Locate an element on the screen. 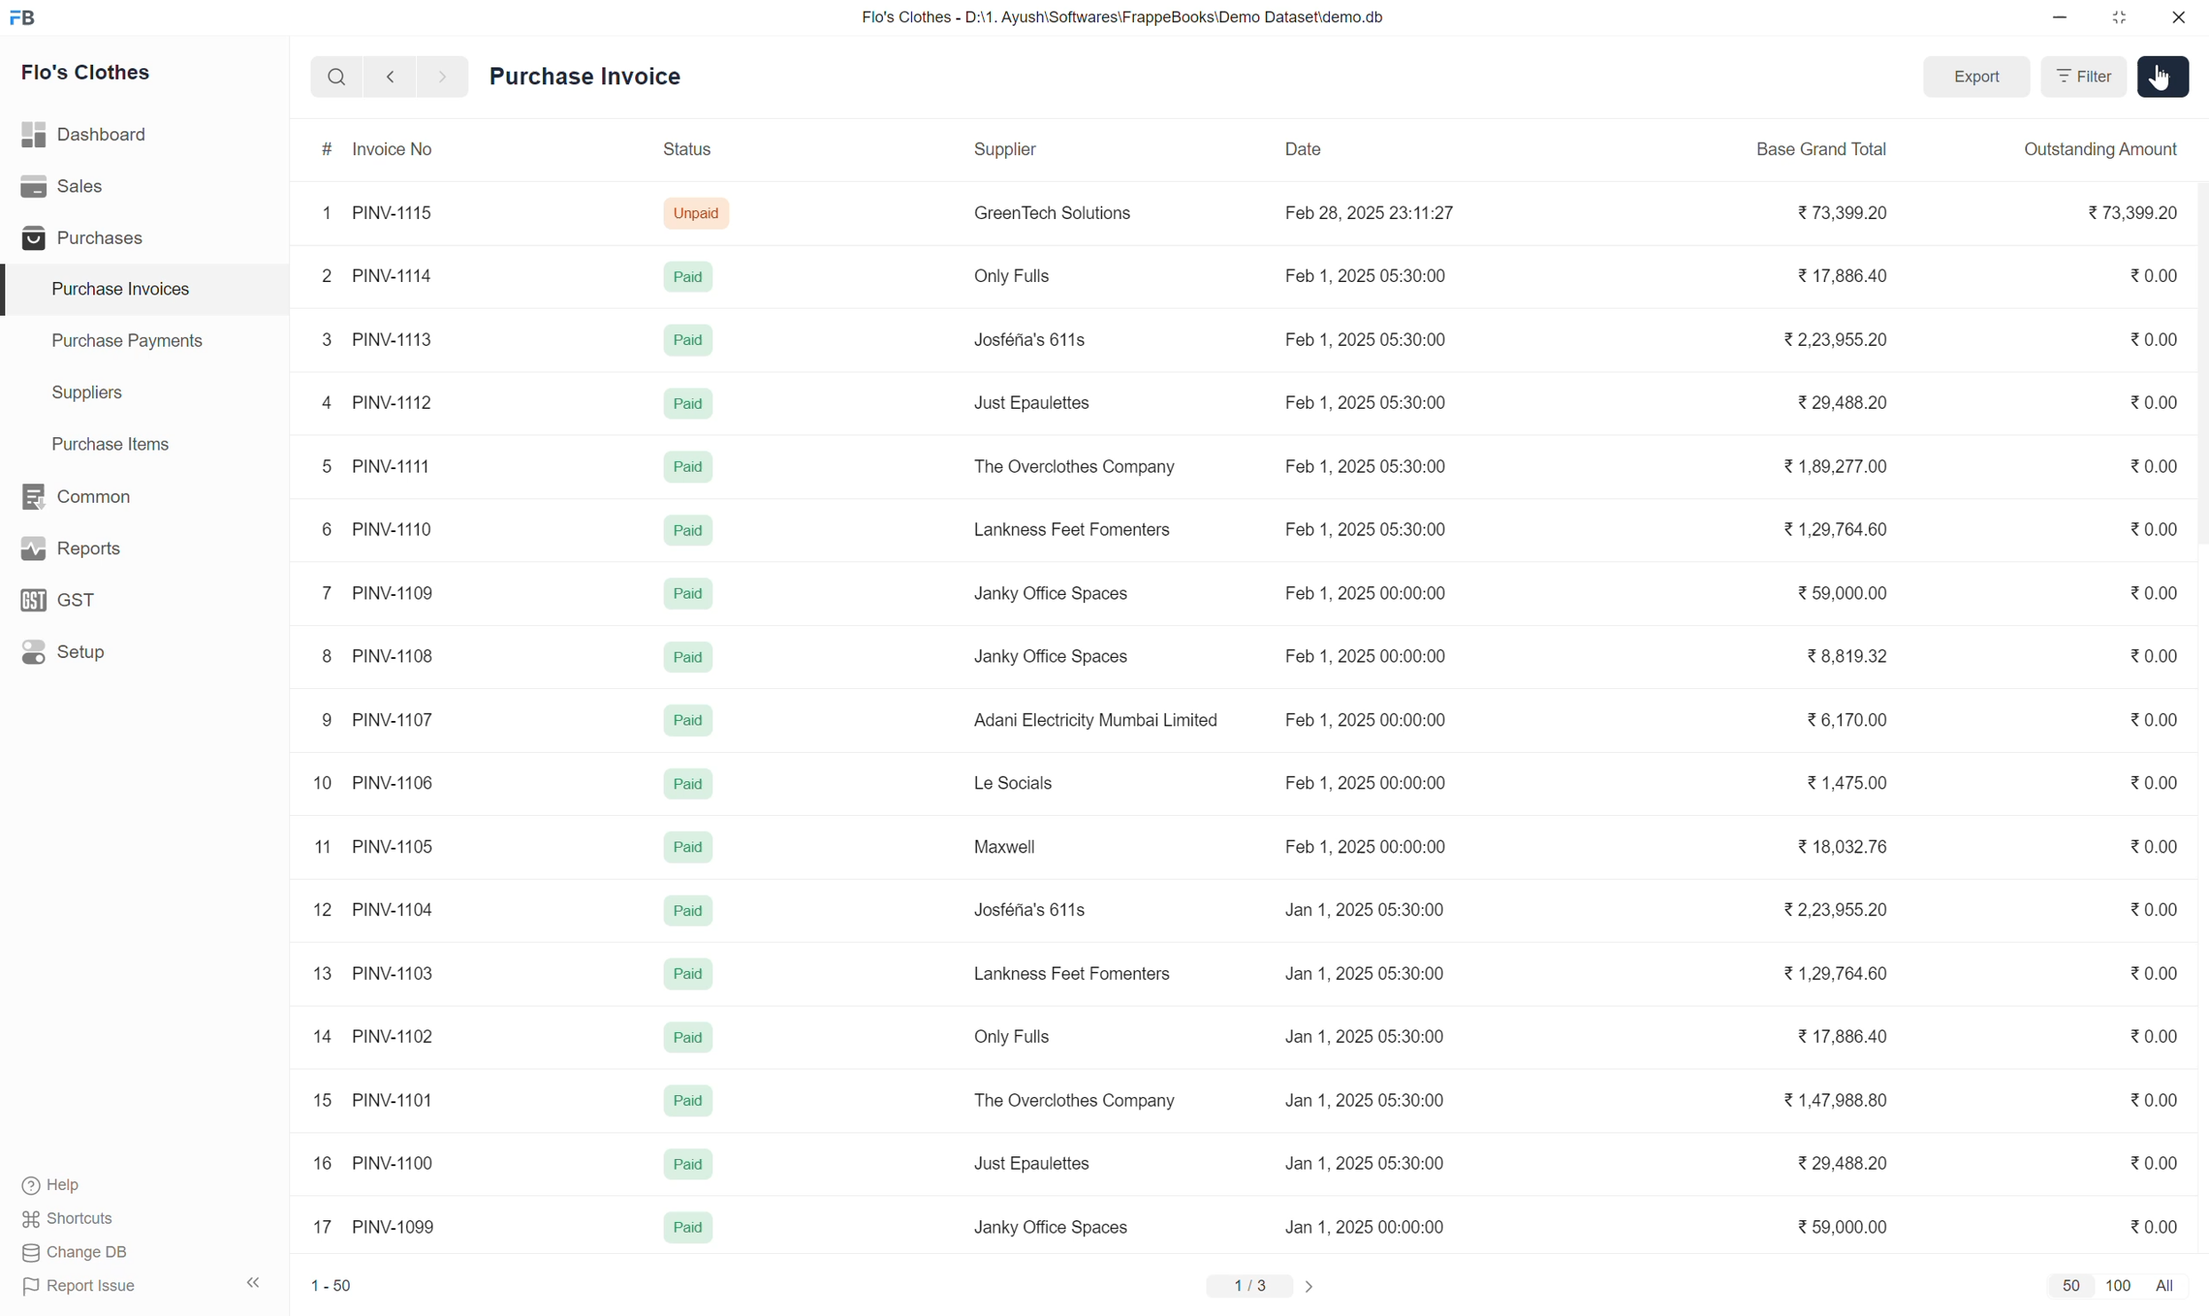 This screenshot has height=1316, width=2209. Shortcuts is located at coordinates (70, 1221).